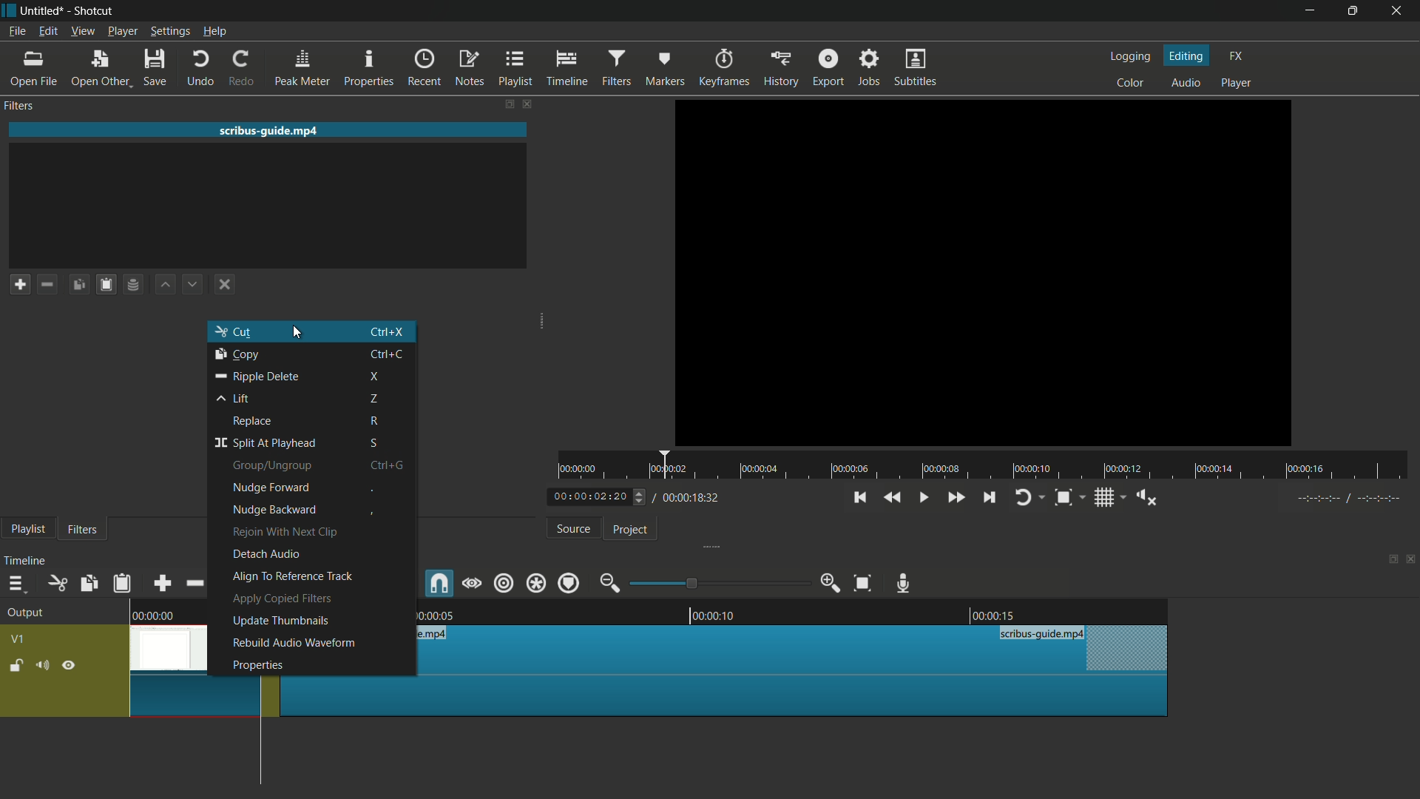 This screenshot has height=799, width=1420. I want to click on timeline menu, so click(15, 584).